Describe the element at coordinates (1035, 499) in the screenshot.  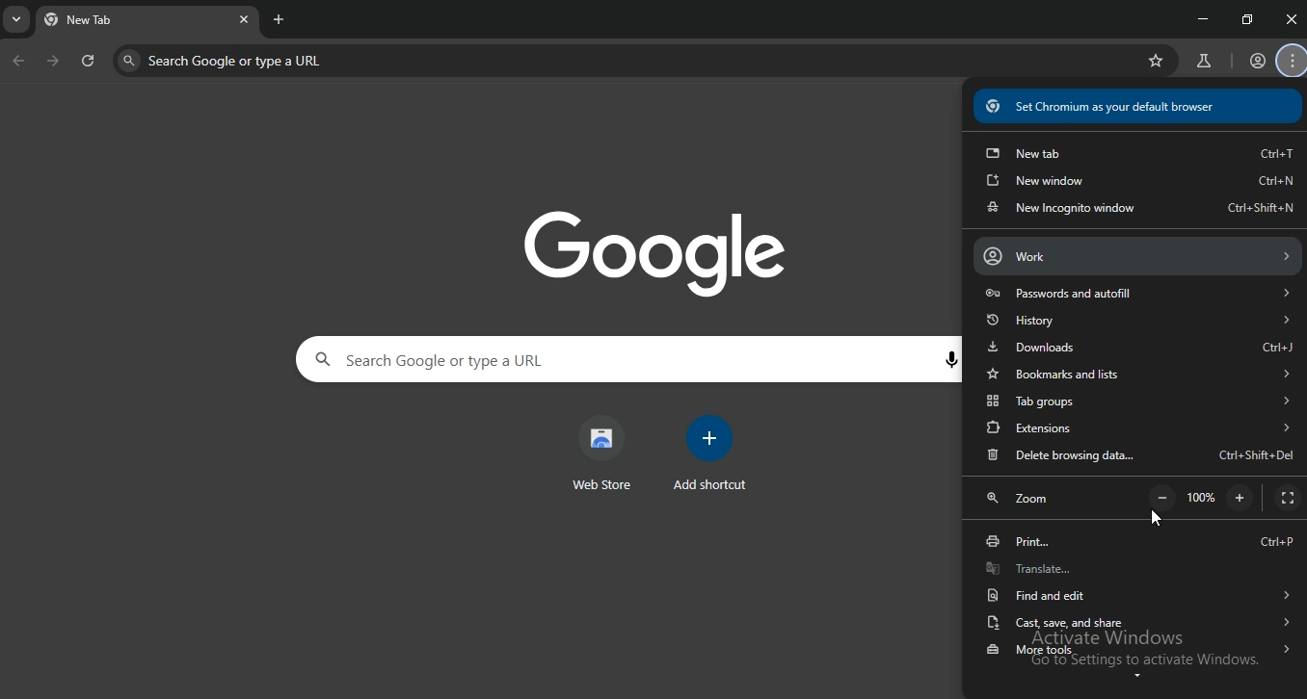
I see `zoom` at that location.